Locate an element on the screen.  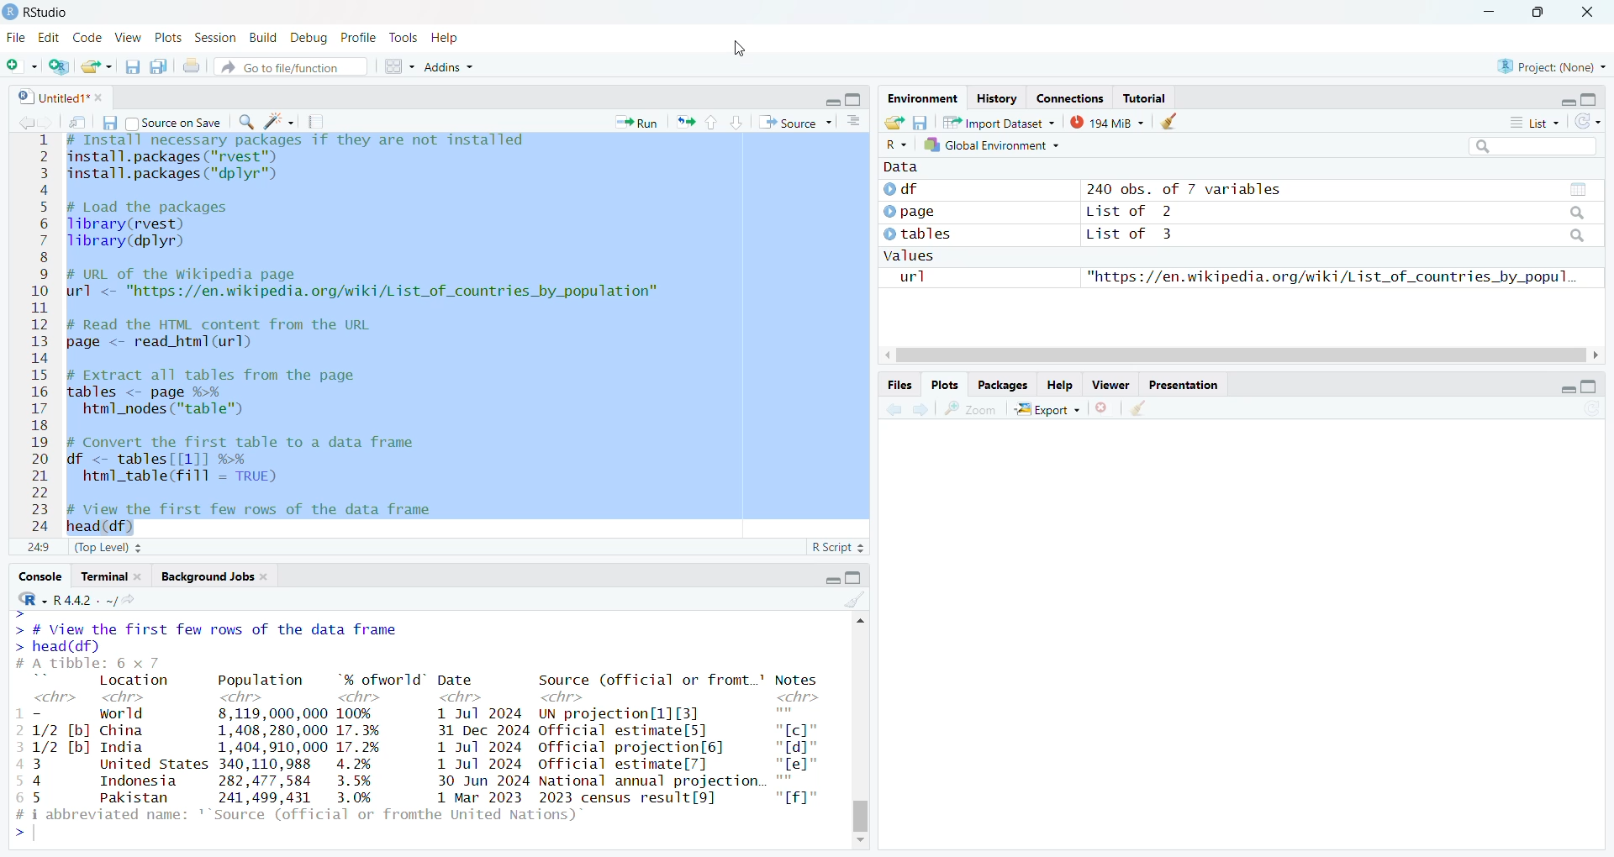
compile report is located at coordinates (315, 121).